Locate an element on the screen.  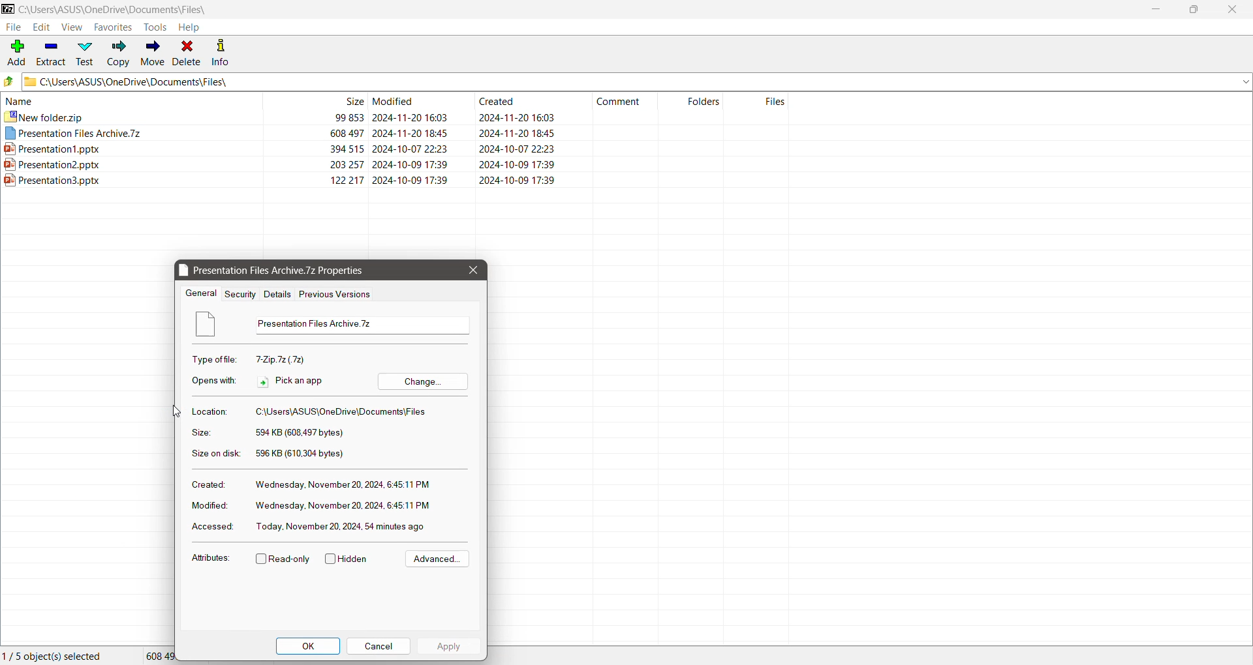
OK is located at coordinates (307, 645).